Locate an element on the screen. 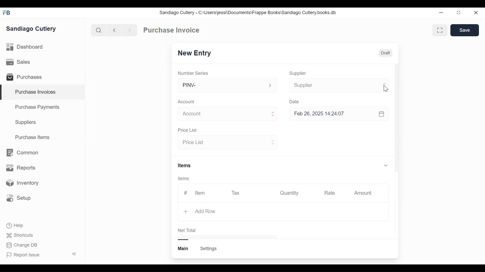 The width and height of the screenshot is (485, 272). Purchase Invoice is located at coordinates (172, 30).